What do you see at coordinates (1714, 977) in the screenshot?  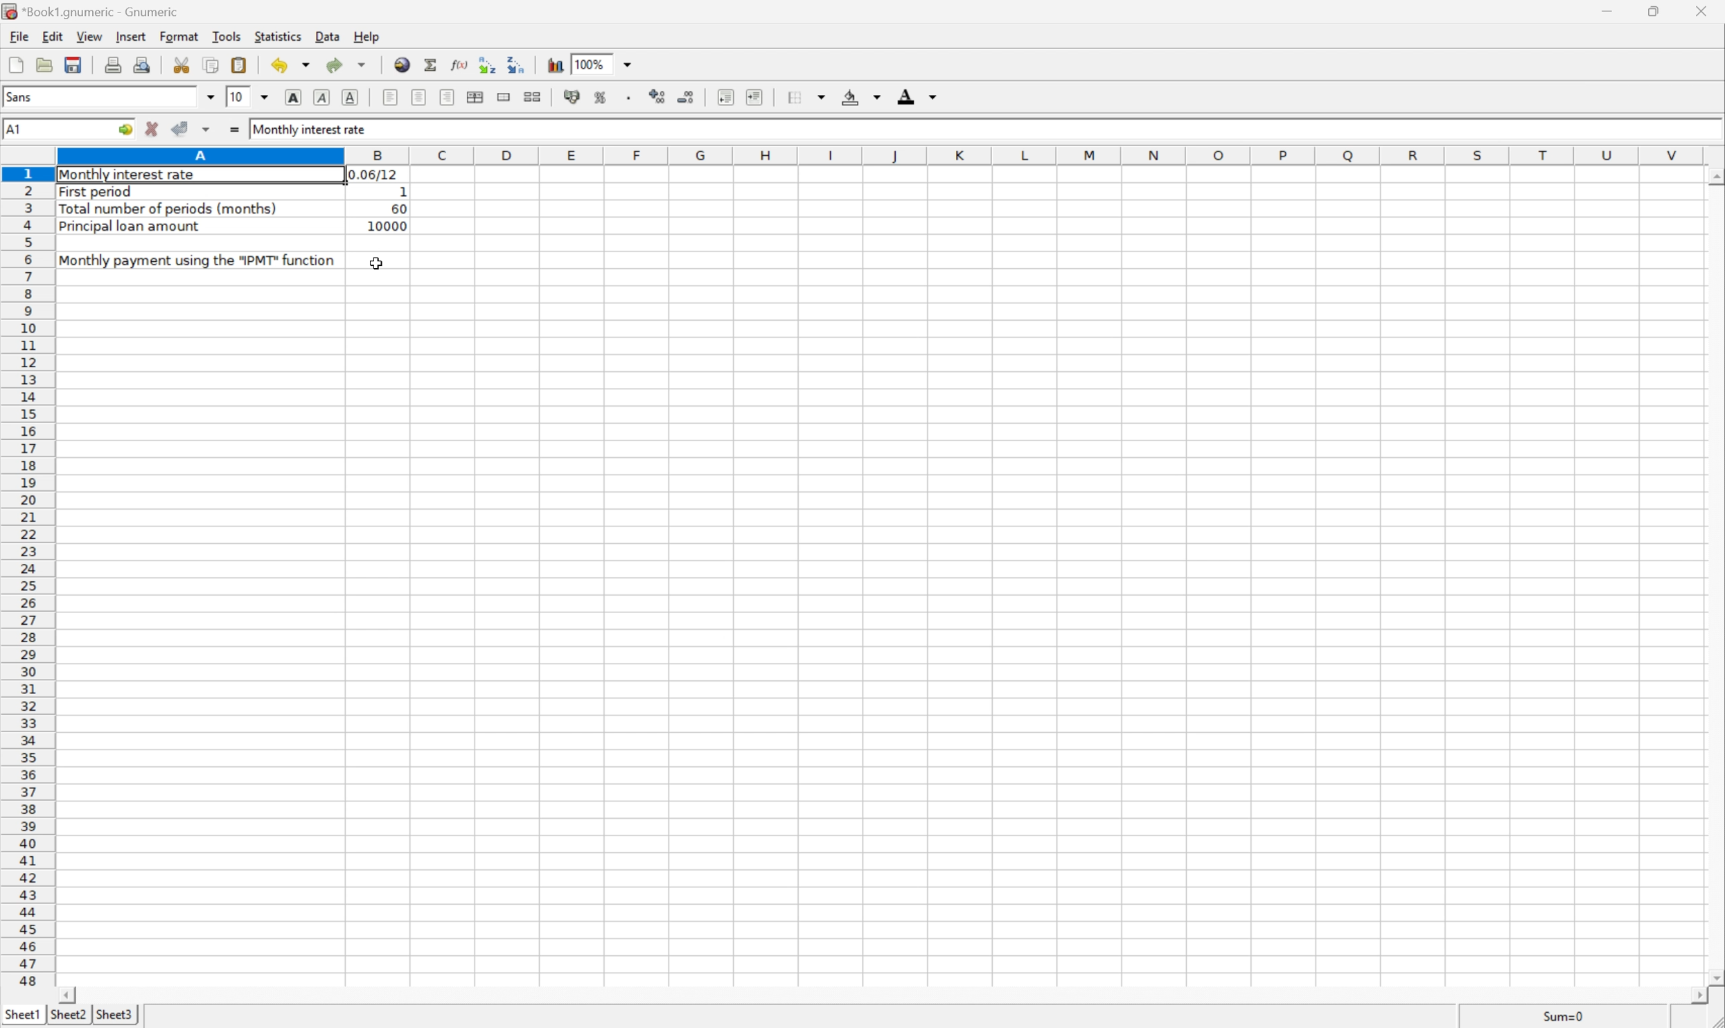 I see `Scroll Down` at bounding box center [1714, 977].